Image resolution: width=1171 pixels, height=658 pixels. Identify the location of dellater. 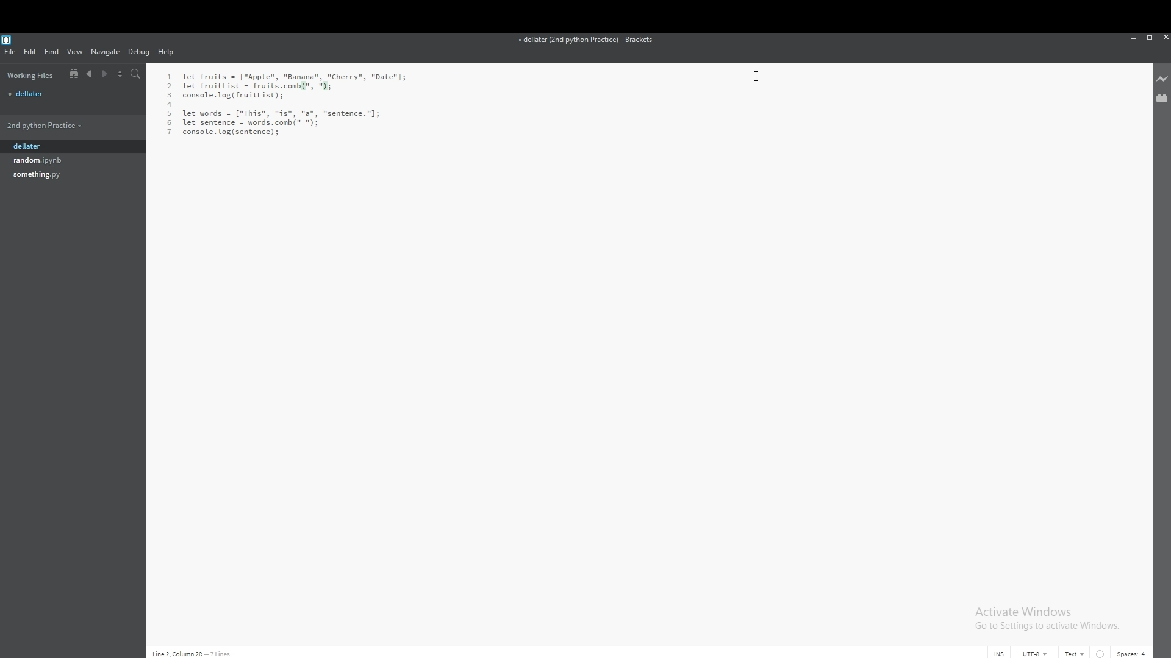
(57, 147).